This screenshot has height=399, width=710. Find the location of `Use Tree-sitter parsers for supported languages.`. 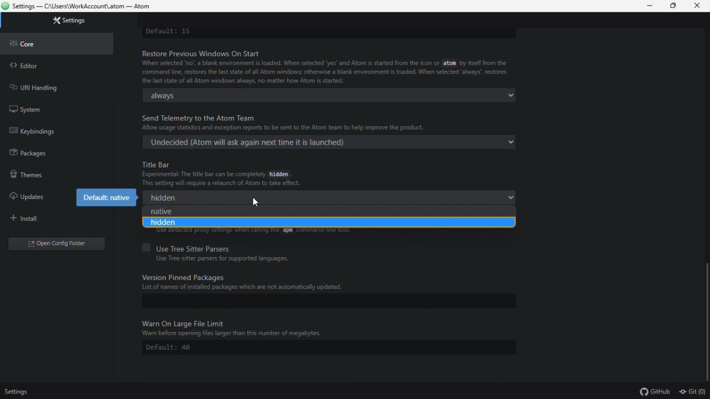

Use Tree-sitter parsers for supported languages. is located at coordinates (223, 259).